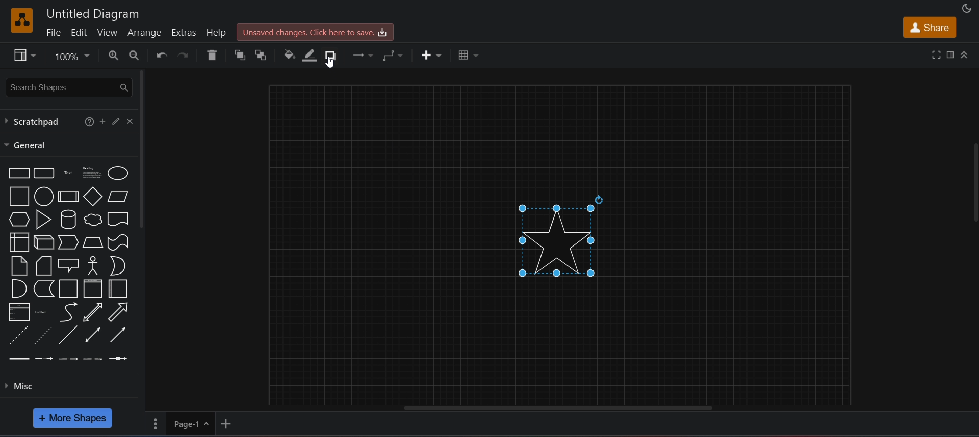  What do you see at coordinates (290, 54) in the screenshot?
I see `fill color` at bounding box center [290, 54].